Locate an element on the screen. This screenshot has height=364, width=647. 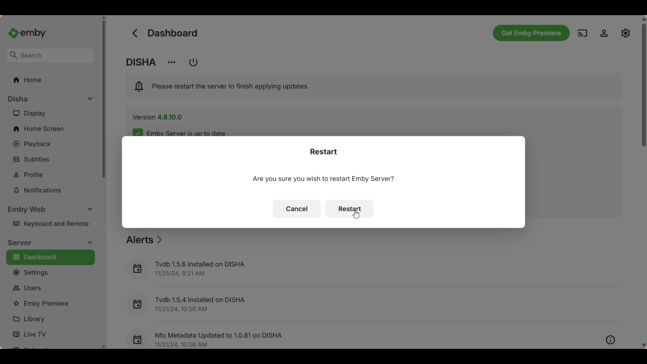
Button to restart/shutdown Emby servers is located at coordinates (194, 62).